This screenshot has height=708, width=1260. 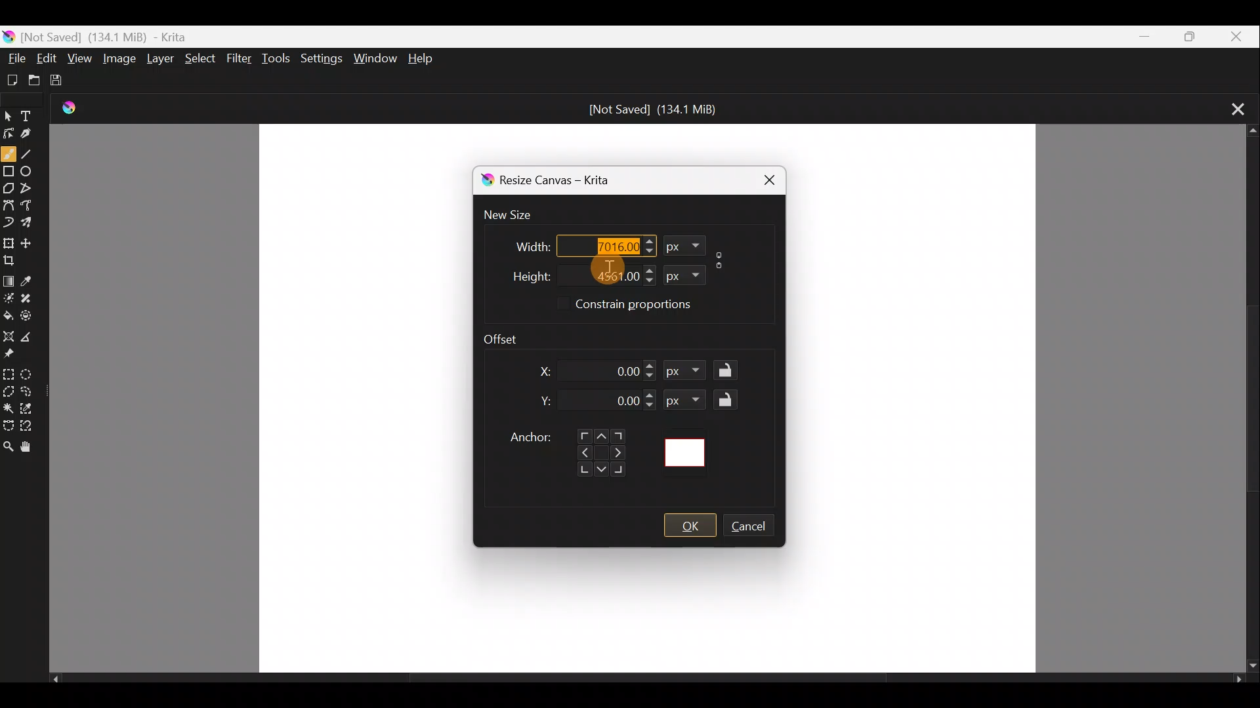 I want to click on px, so click(x=688, y=372).